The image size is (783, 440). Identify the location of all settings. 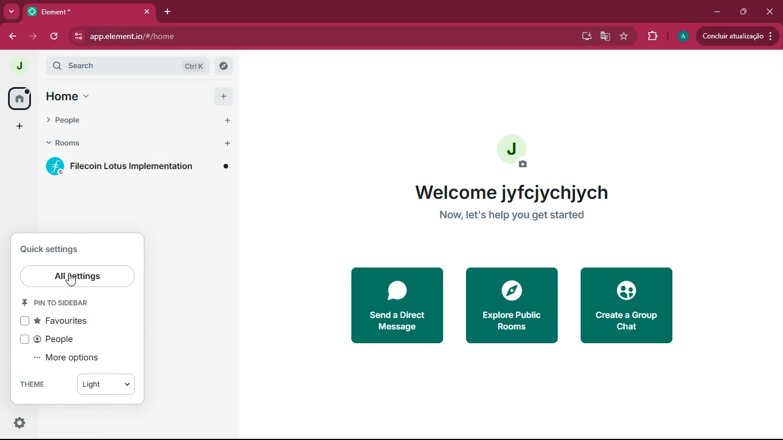
(76, 276).